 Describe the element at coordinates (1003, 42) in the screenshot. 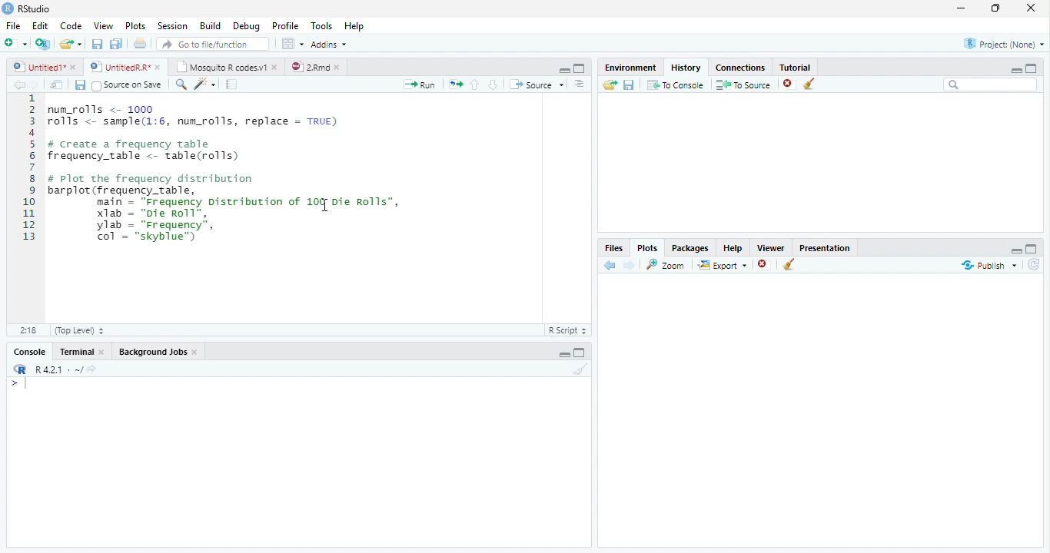

I see `Project: (None)` at that location.